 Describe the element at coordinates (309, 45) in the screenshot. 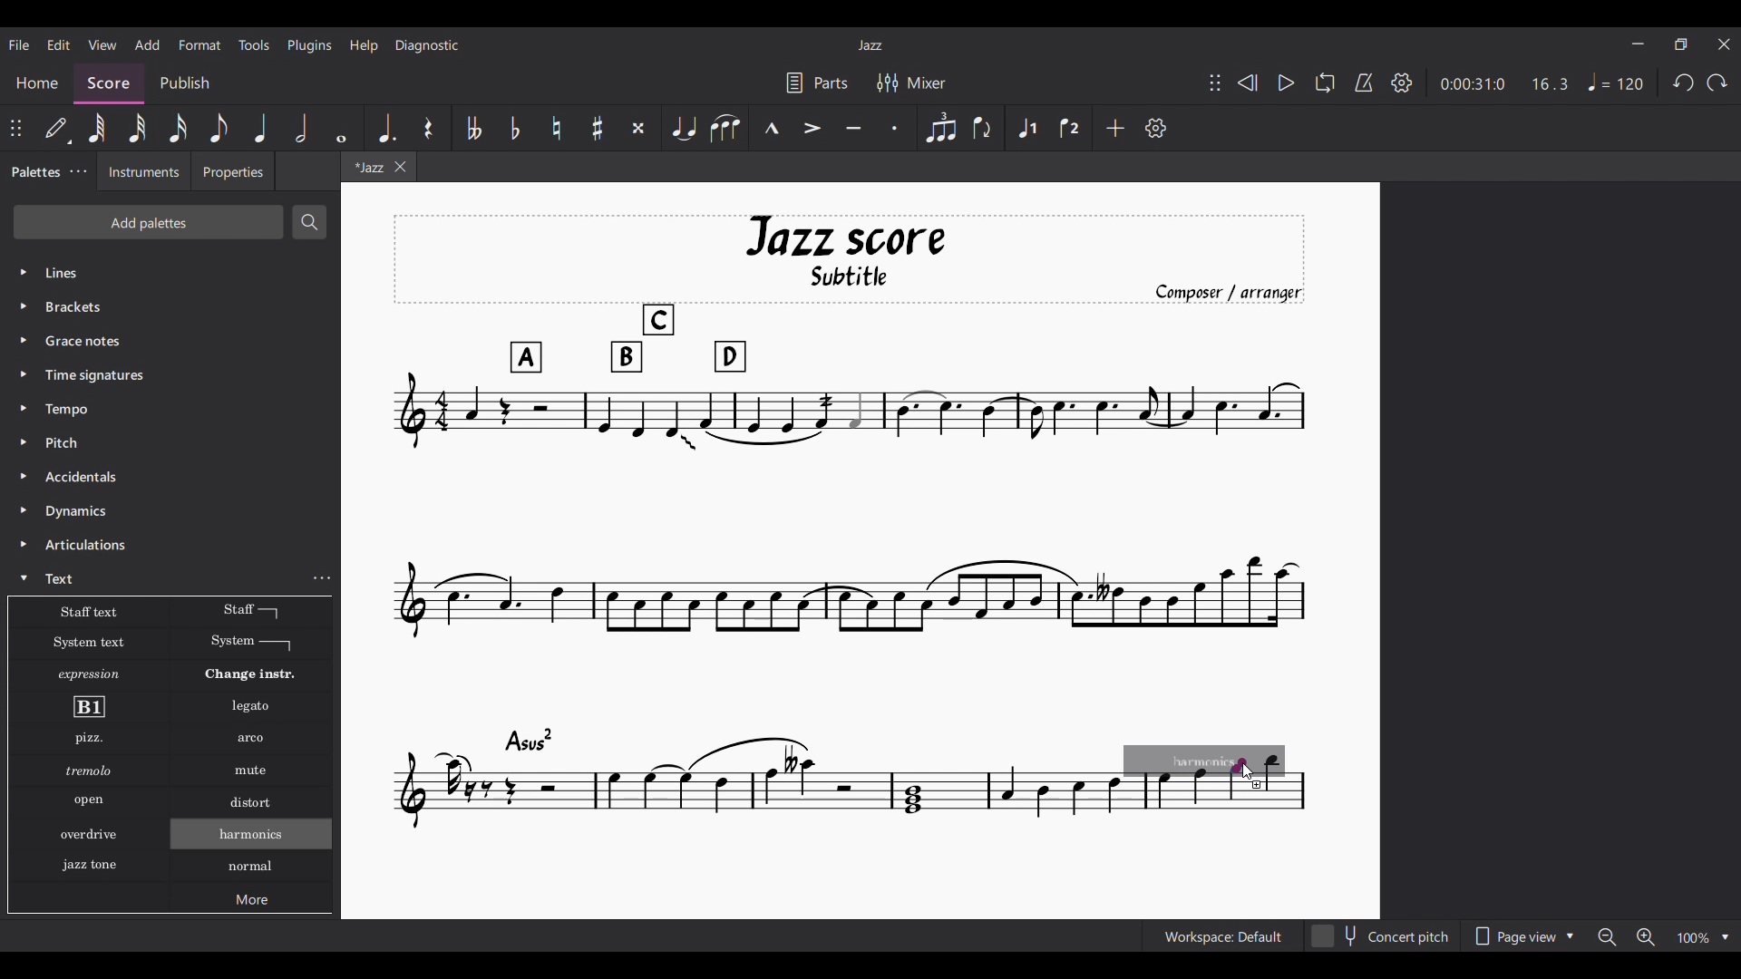

I see `Plugins menu` at that location.